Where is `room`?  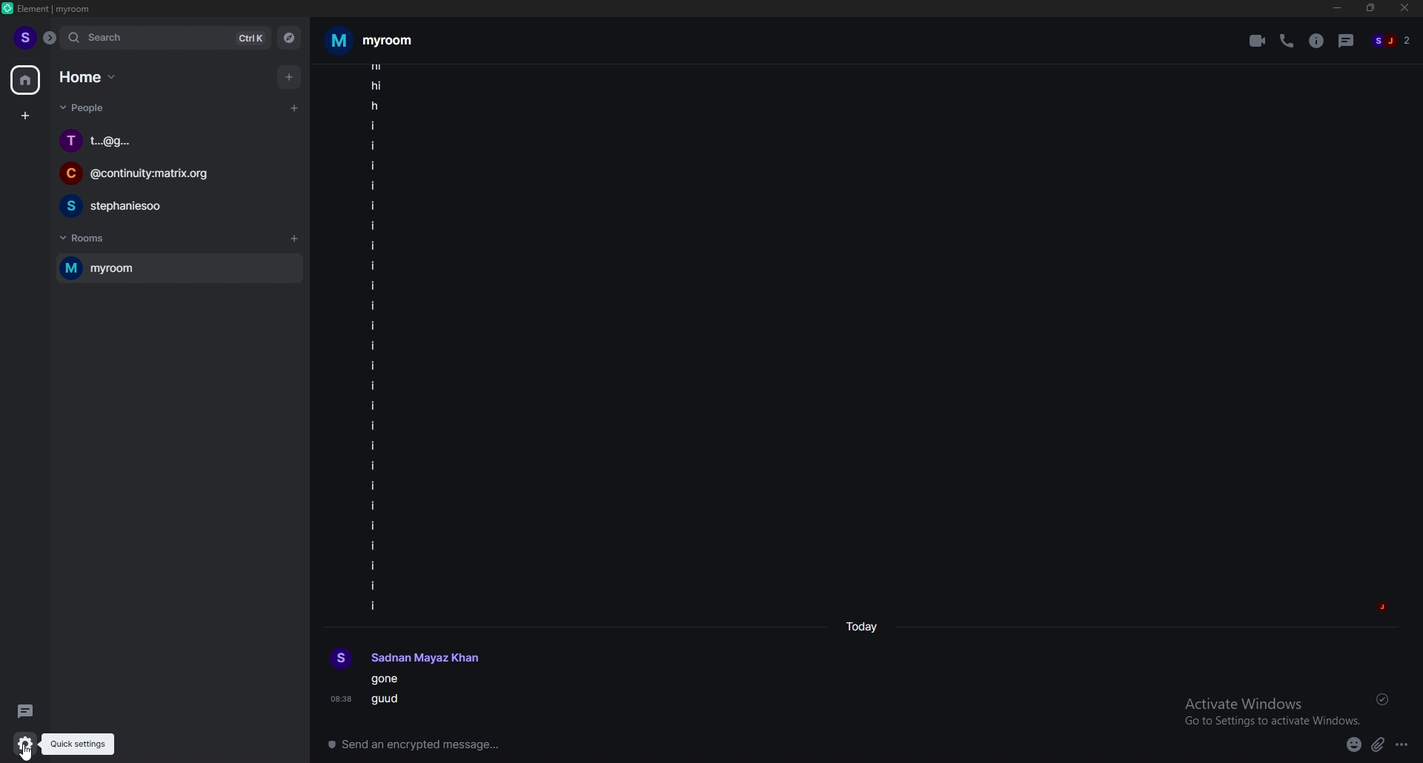
room is located at coordinates (176, 269).